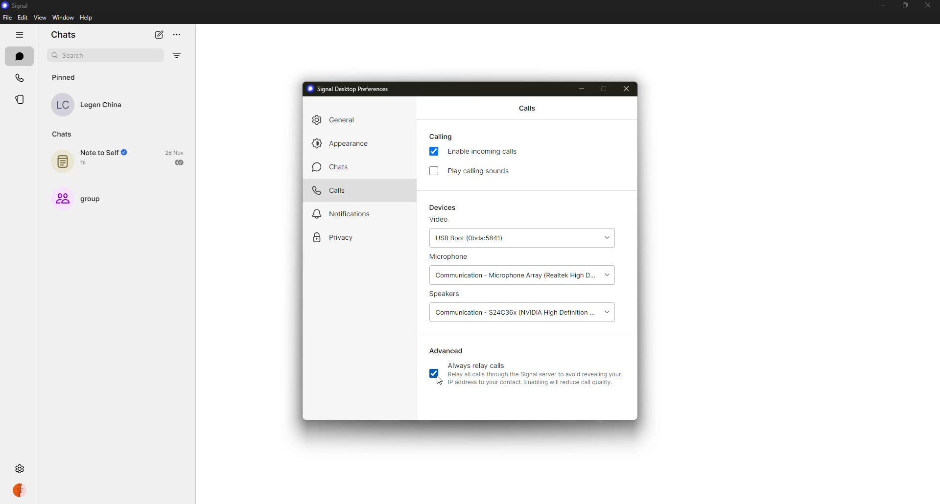 Image resolution: width=940 pixels, height=504 pixels. I want to click on maximize, so click(606, 89).